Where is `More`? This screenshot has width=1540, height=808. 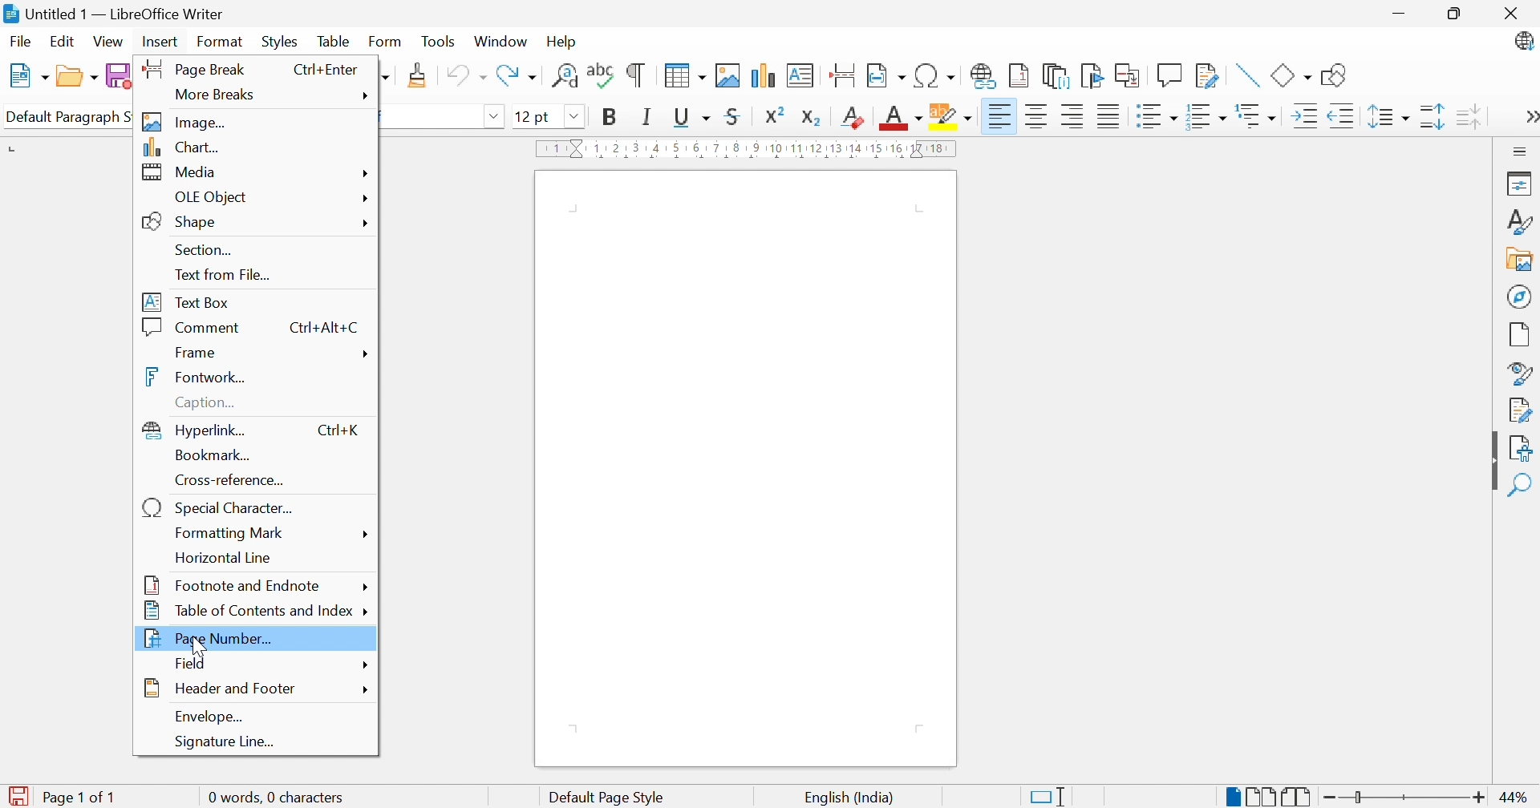 More is located at coordinates (365, 199).